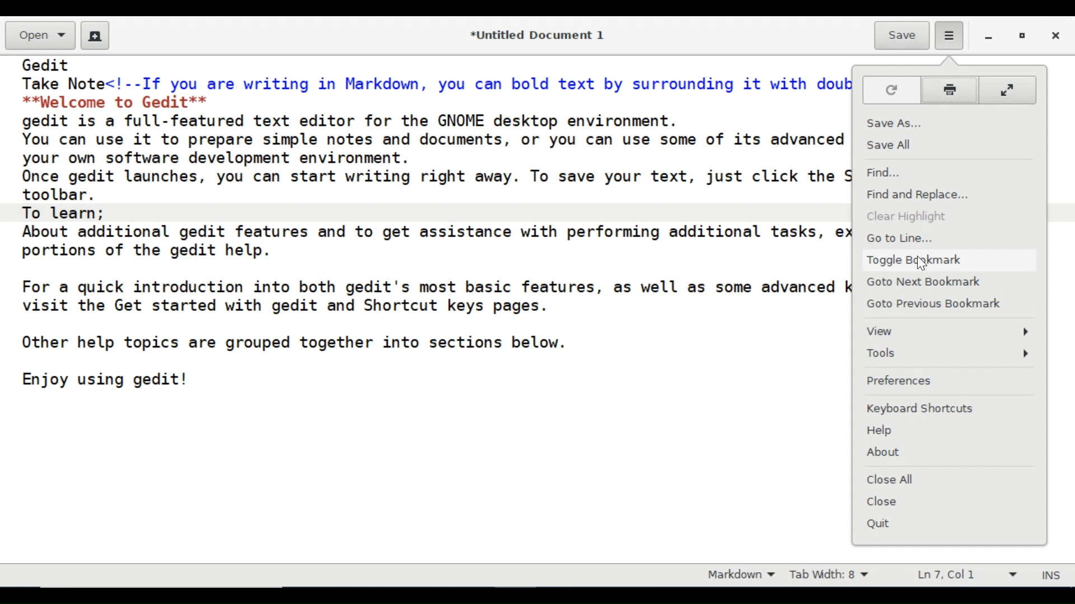 This screenshot has height=604, width=1075. I want to click on Goto Previous Bookmark, so click(943, 304).